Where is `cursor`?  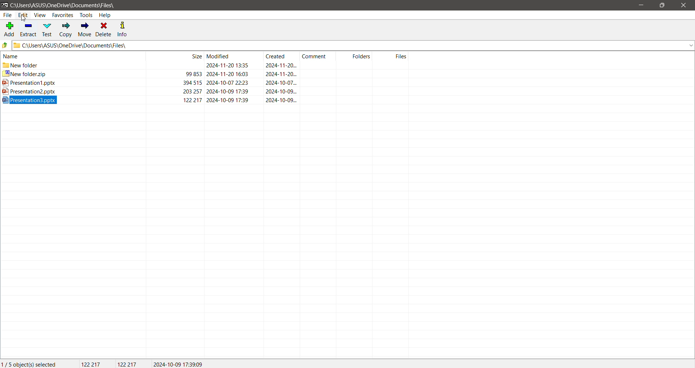 cursor is located at coordinates (22, 18).